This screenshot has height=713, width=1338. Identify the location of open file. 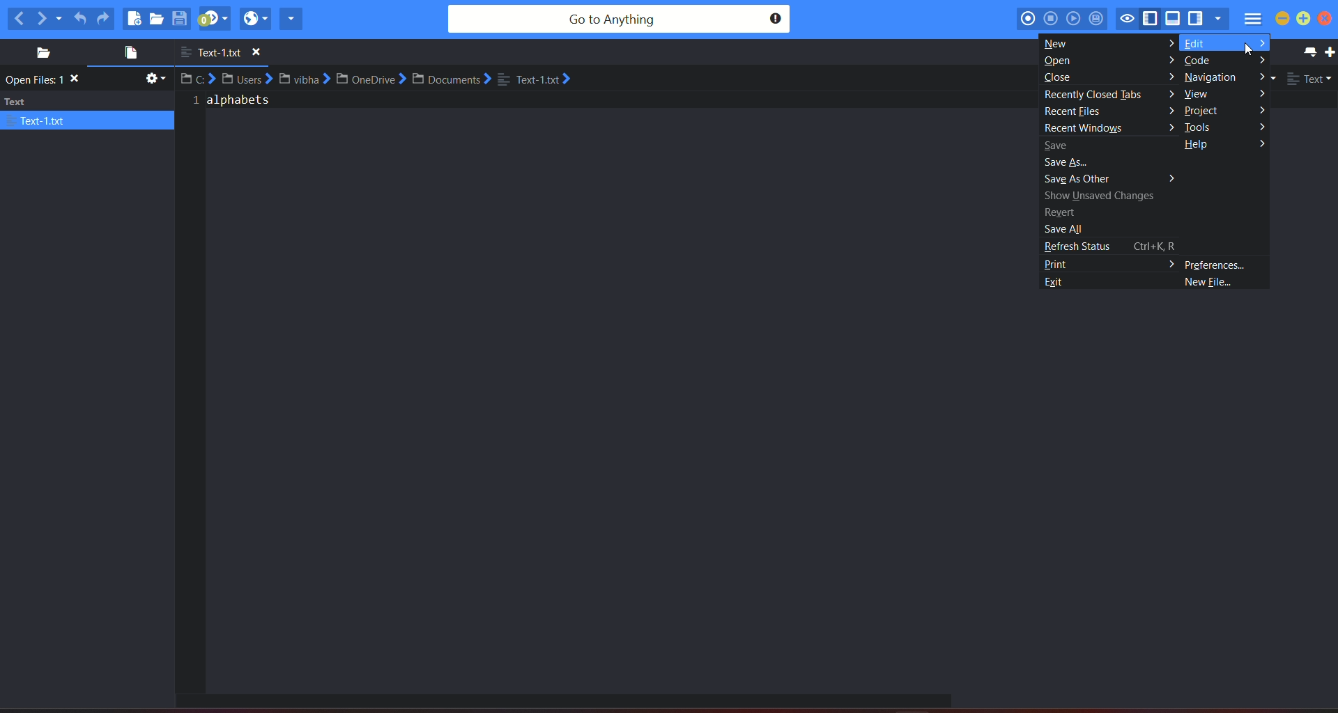
(127, 54).